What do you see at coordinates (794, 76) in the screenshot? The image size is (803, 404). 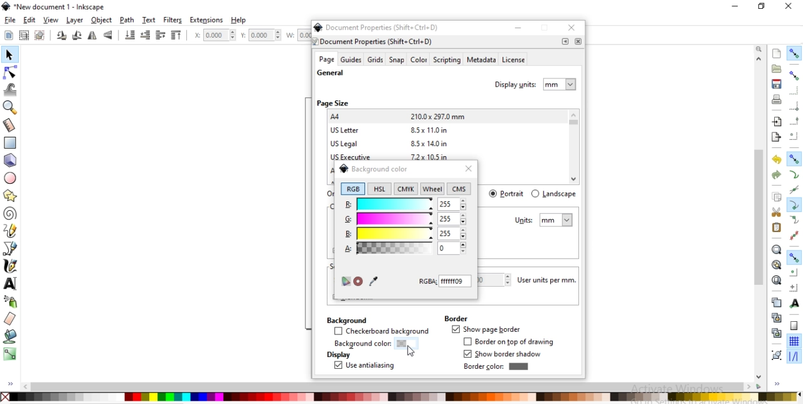 I see `snap boundinng boxes` at bounding box center [794, 76].